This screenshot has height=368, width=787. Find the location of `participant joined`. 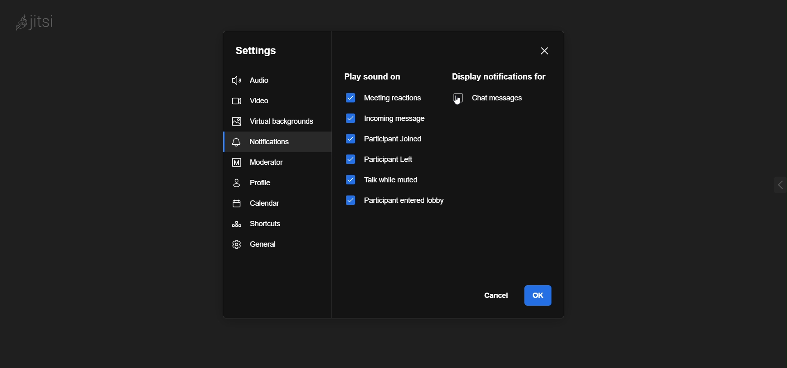

participant joined is located at coordinates (390, 139).